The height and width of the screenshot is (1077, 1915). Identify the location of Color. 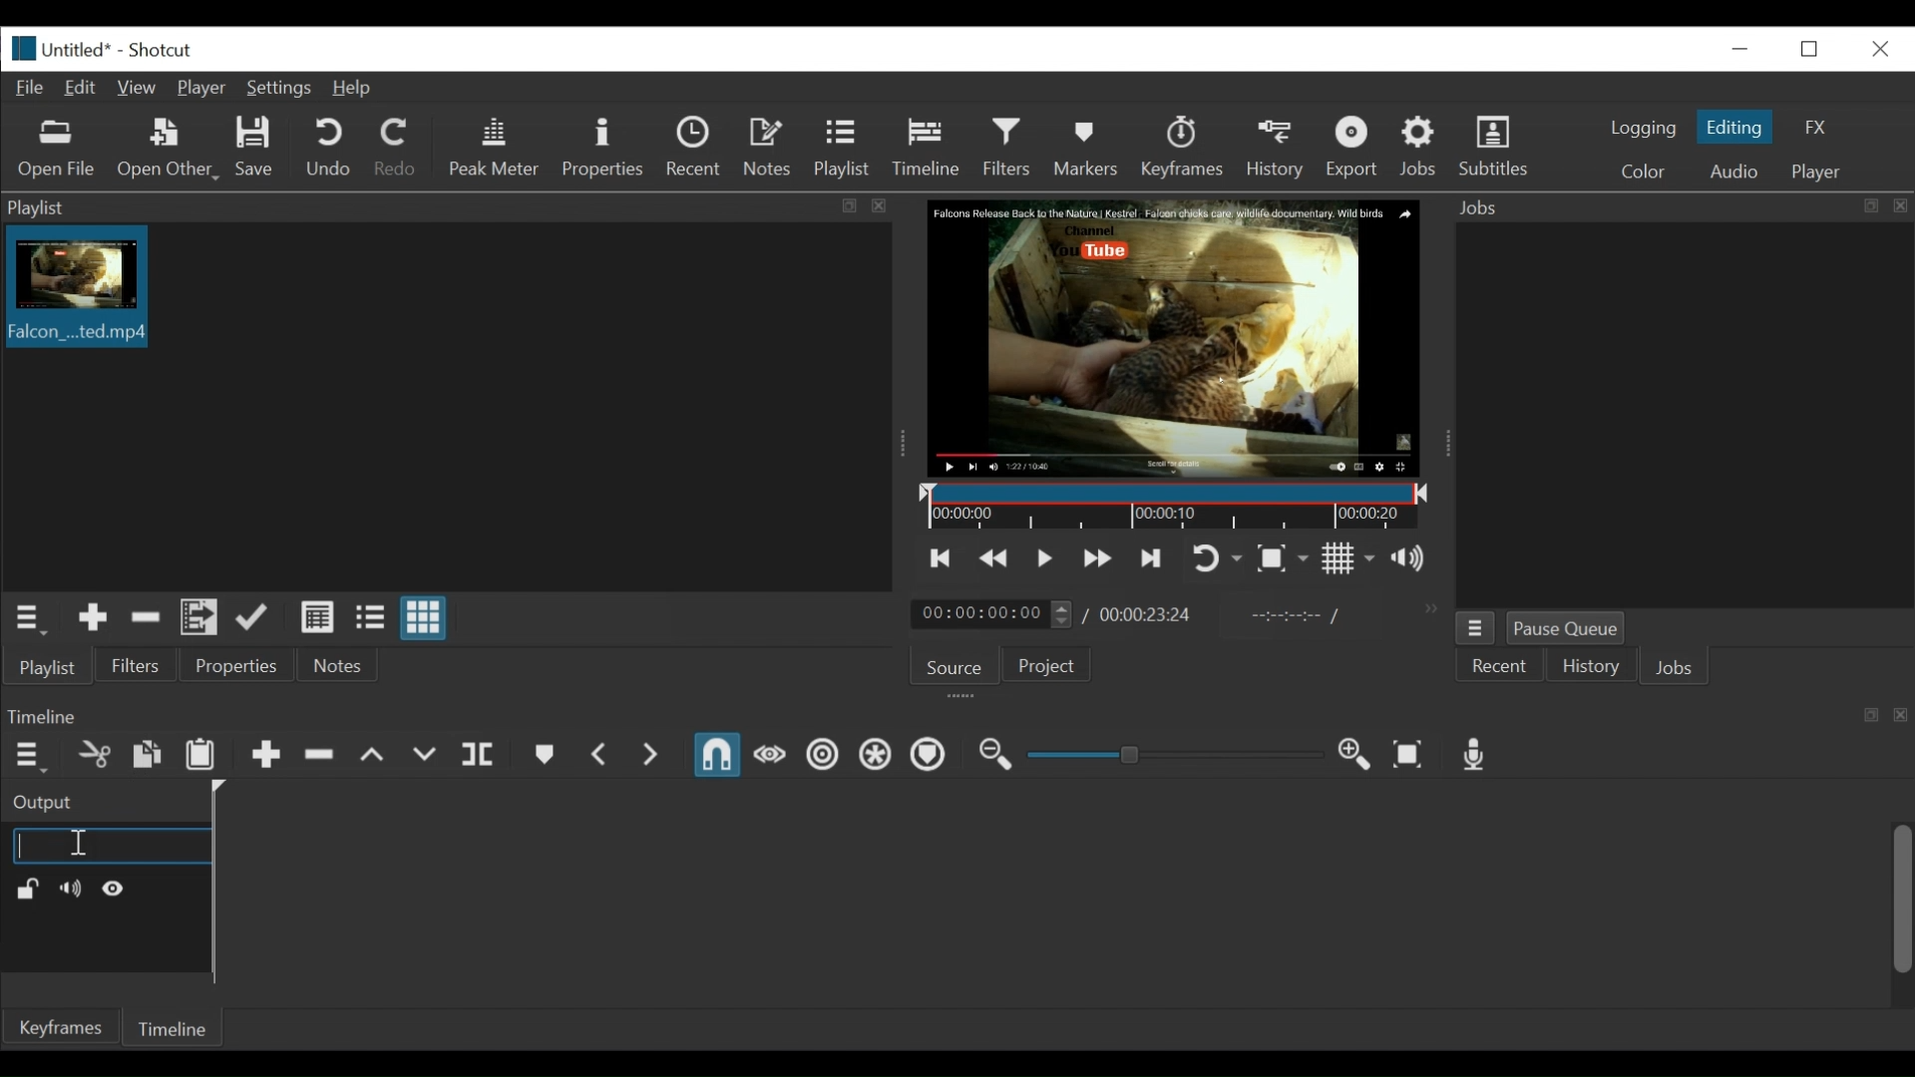
(1639, 171).